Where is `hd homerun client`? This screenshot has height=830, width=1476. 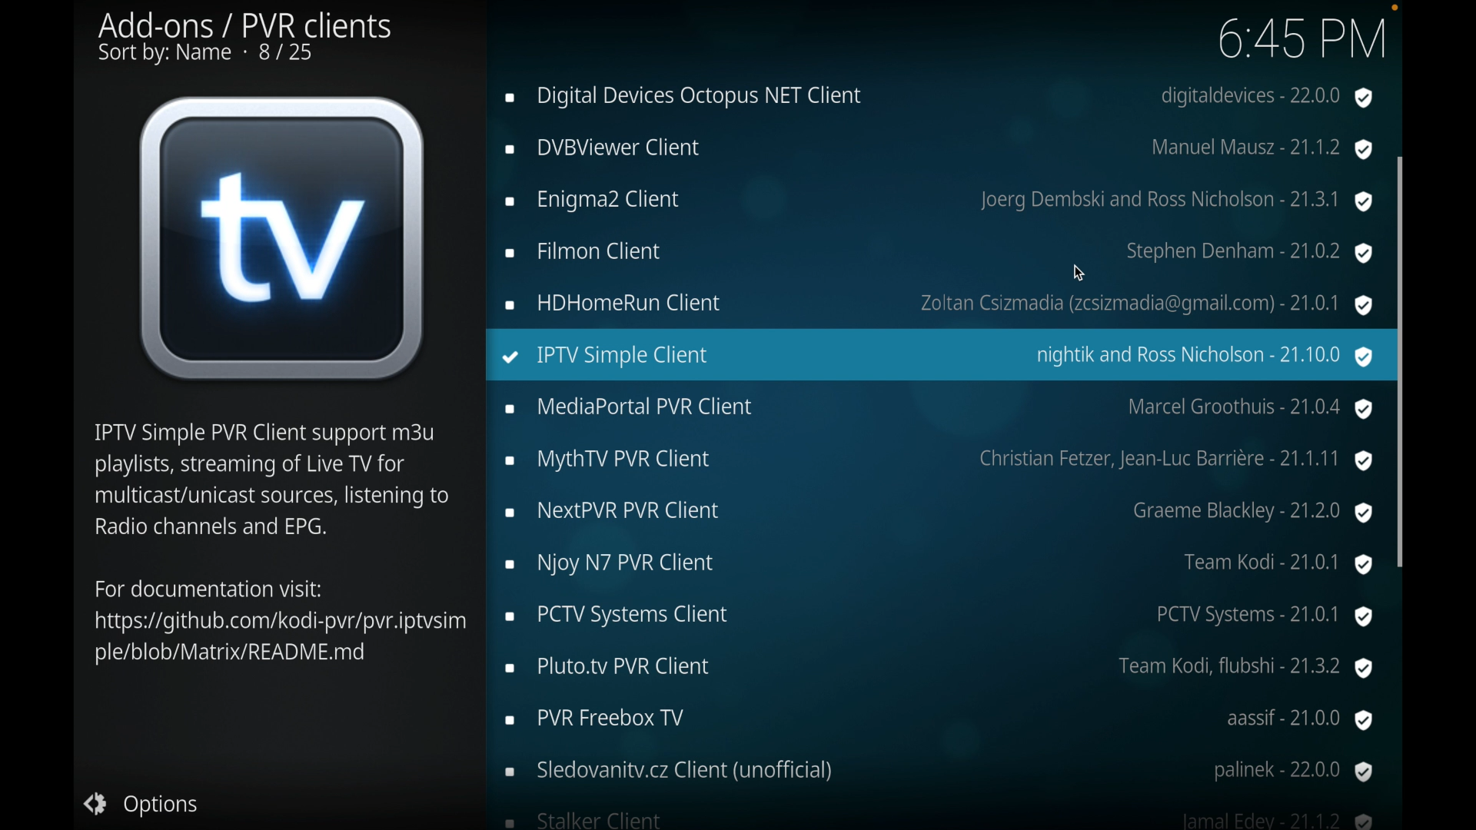 hd homerun client is located at coordinates (936, 304).